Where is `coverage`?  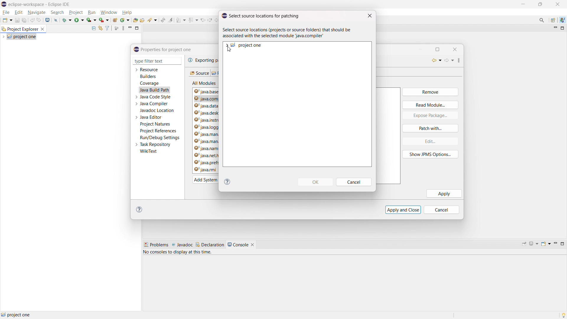
coverage is located at coordinates (92, 20).